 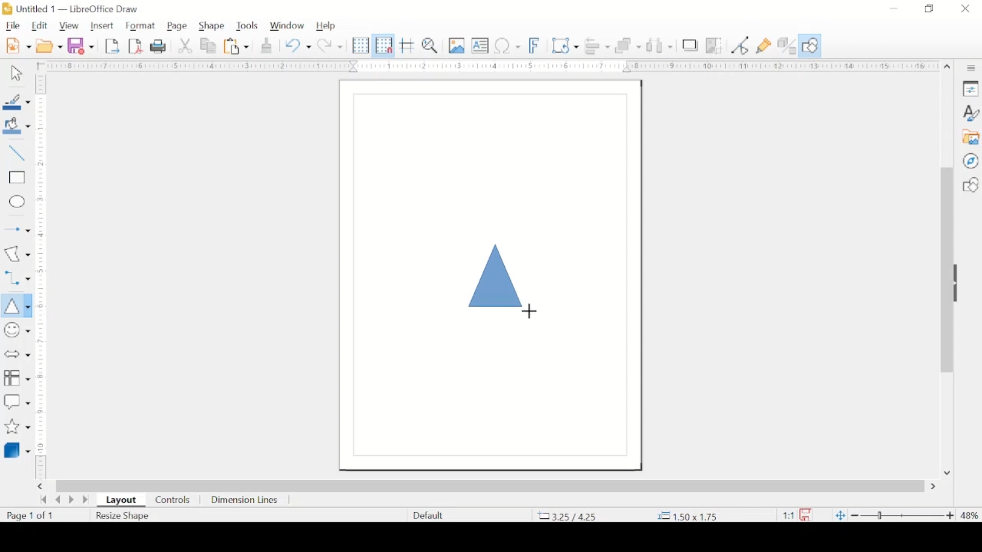 What do you see at coordinates (361, 45) in the screenshot?
I see `display grid` at bounding box center [361, 45].